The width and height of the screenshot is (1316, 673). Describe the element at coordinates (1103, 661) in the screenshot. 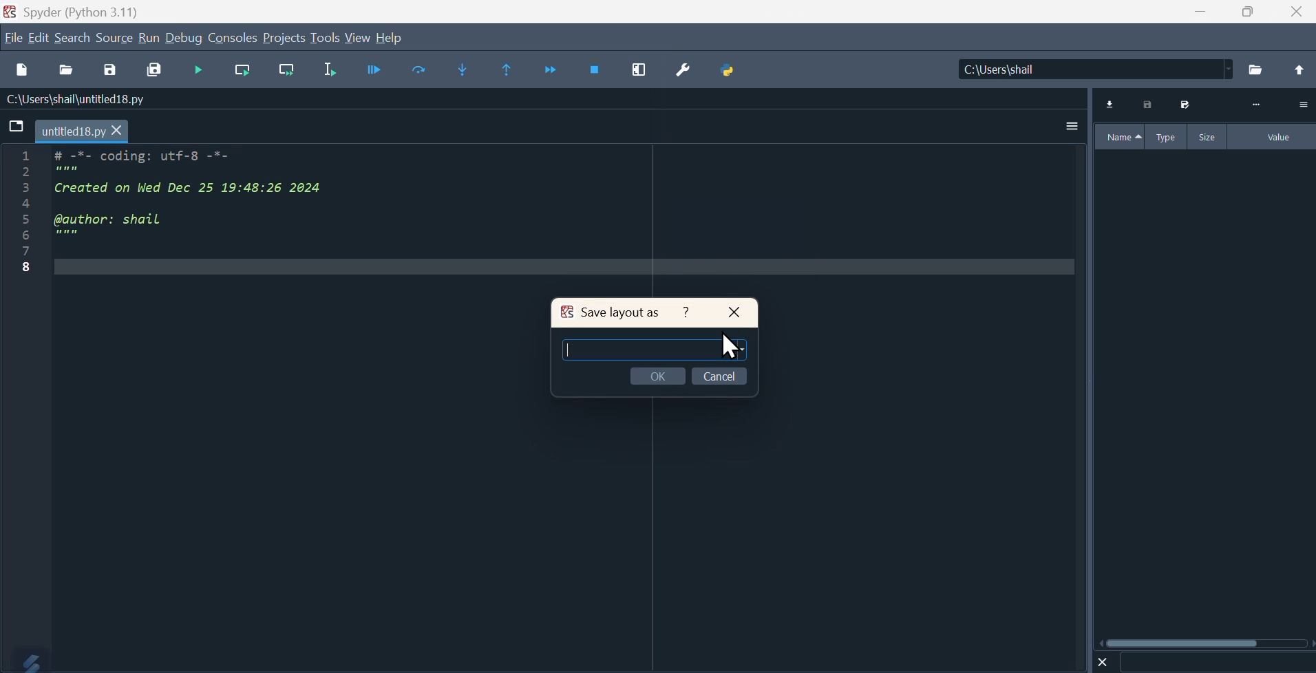

I see `Close` at that location.